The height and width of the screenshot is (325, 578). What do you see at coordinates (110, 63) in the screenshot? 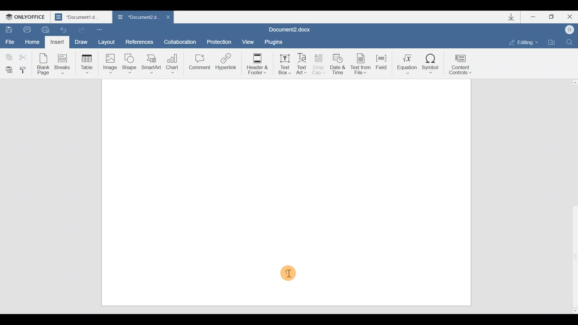
I see `Image` at bounding box center [110, 63].